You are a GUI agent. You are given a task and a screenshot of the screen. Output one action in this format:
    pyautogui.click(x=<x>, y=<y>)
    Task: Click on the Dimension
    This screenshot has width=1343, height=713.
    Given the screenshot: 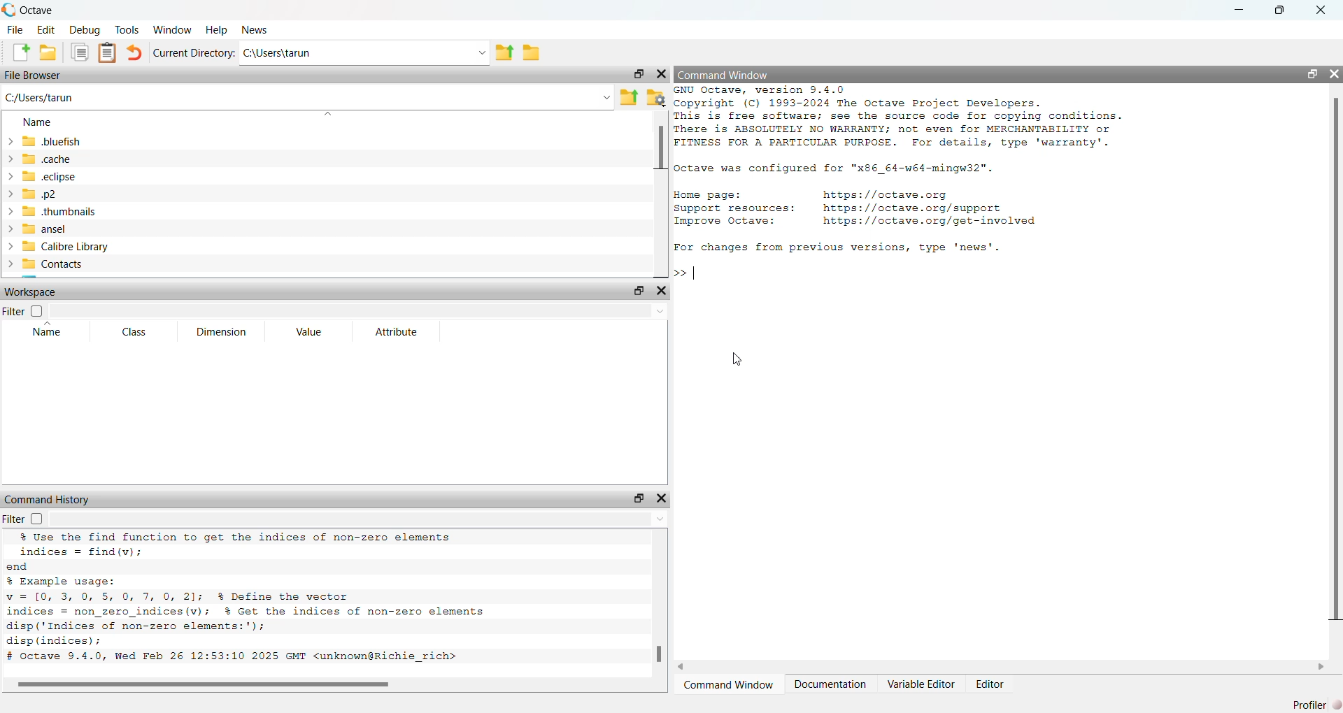 What is the action you would take?
    pyautogui.click(x=221, y=331)
    